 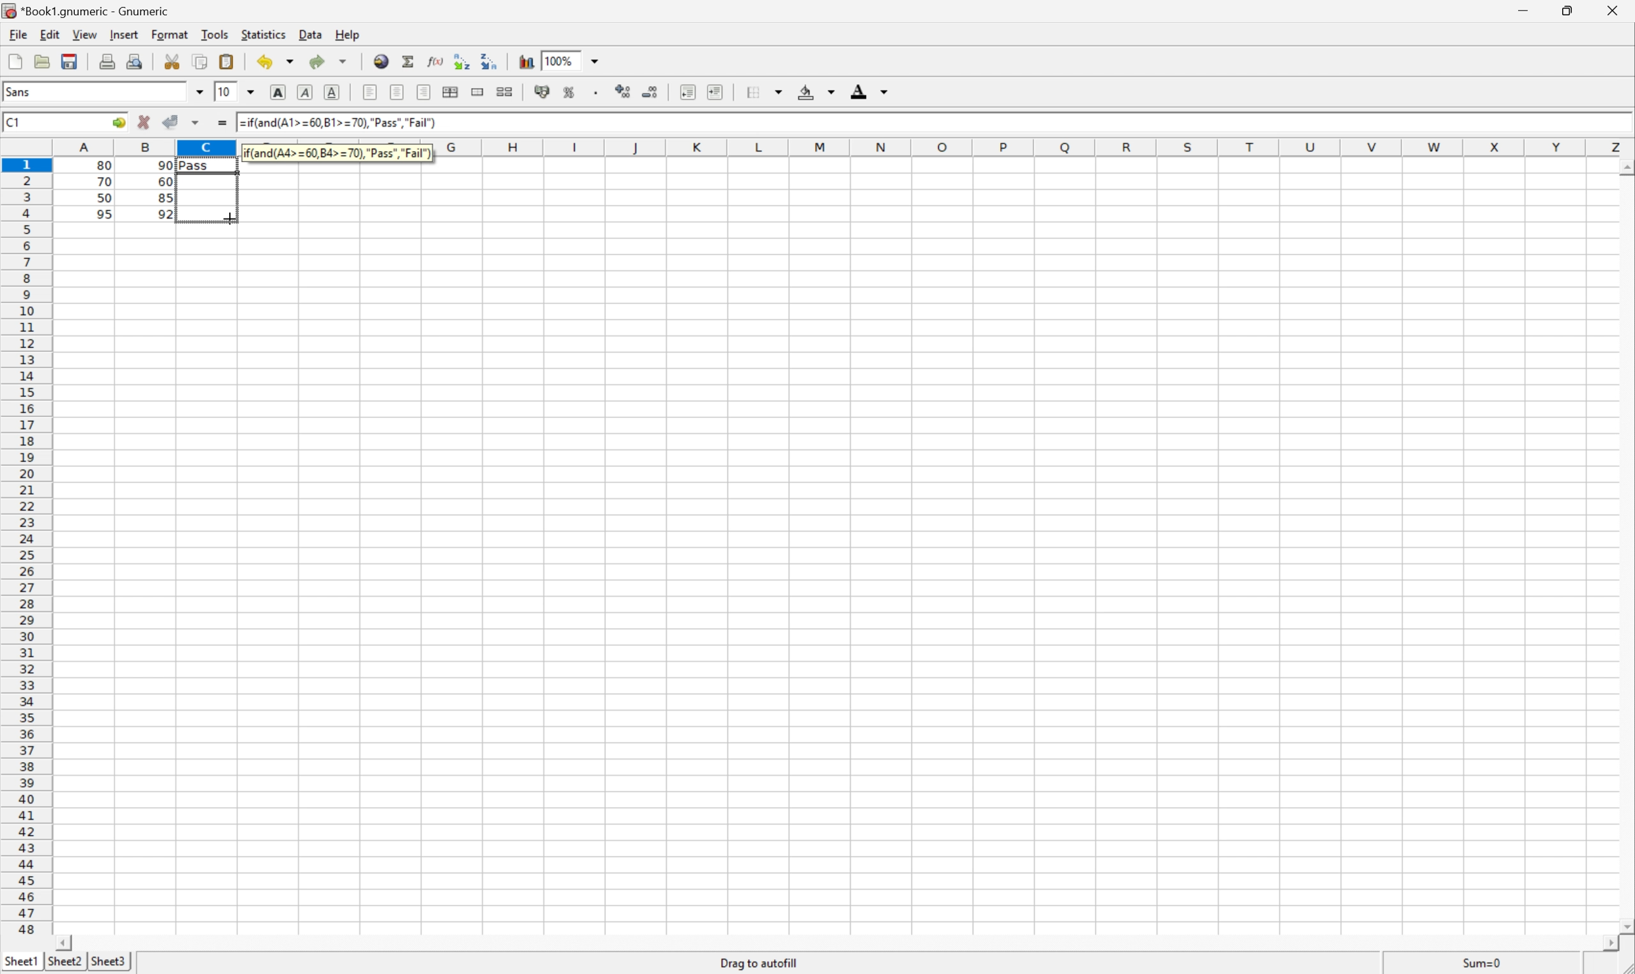 I want to click on Minimize, so click(x=1524, y=9).